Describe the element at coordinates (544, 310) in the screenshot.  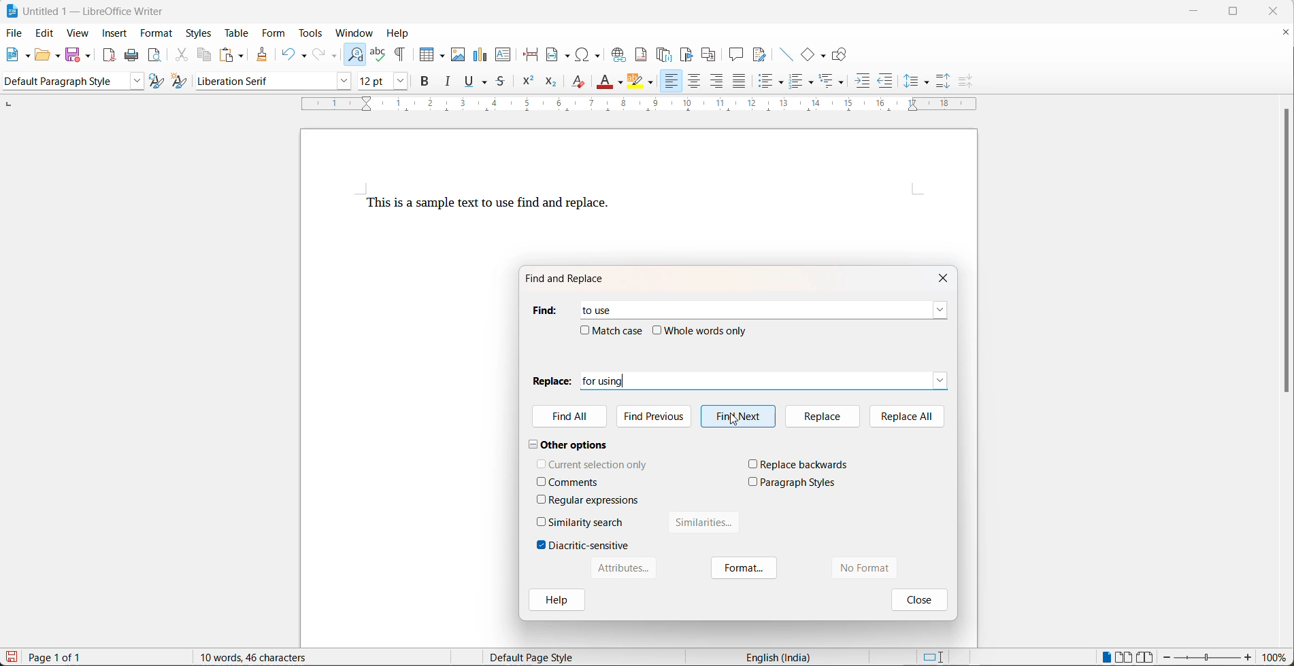
I see `find heading` at that location.